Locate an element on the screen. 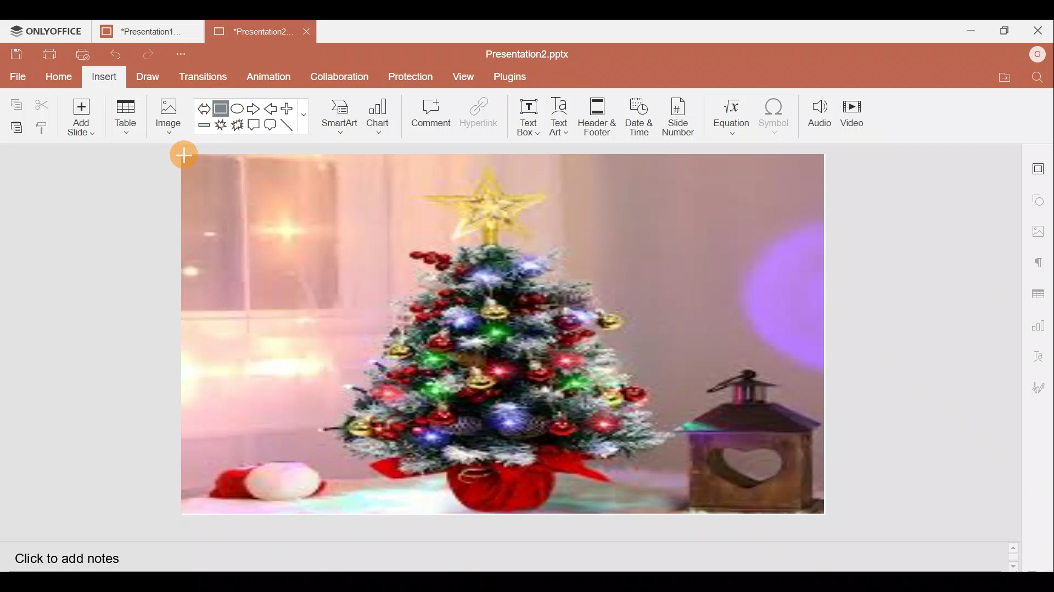 The width and height of the screenshot is (1054, 592). Account name is located at coordinates (1039, 54).